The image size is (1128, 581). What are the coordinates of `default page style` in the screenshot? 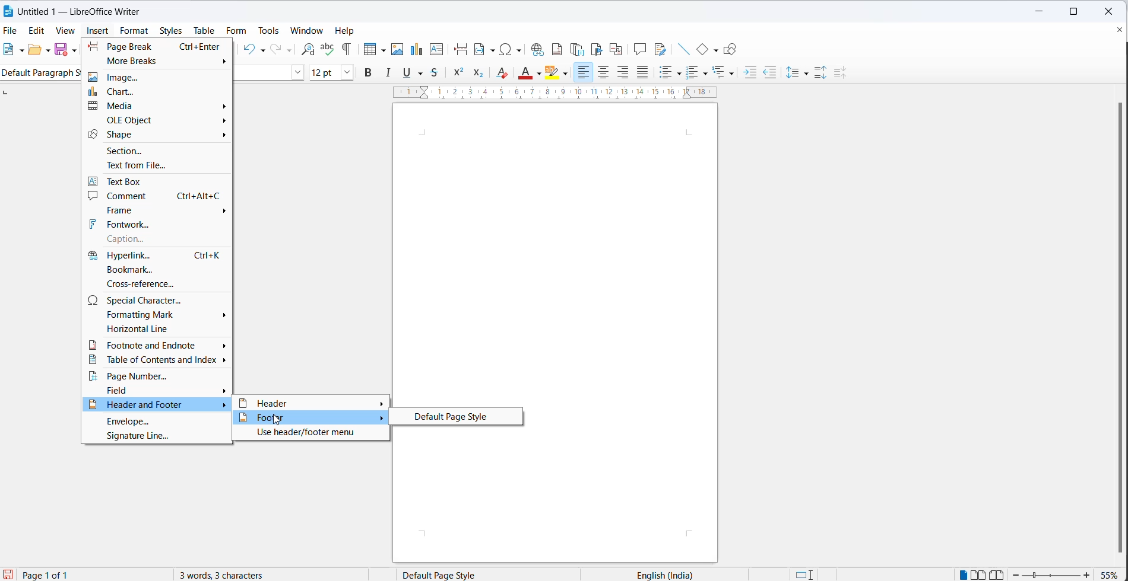 It's located at (460, 416).